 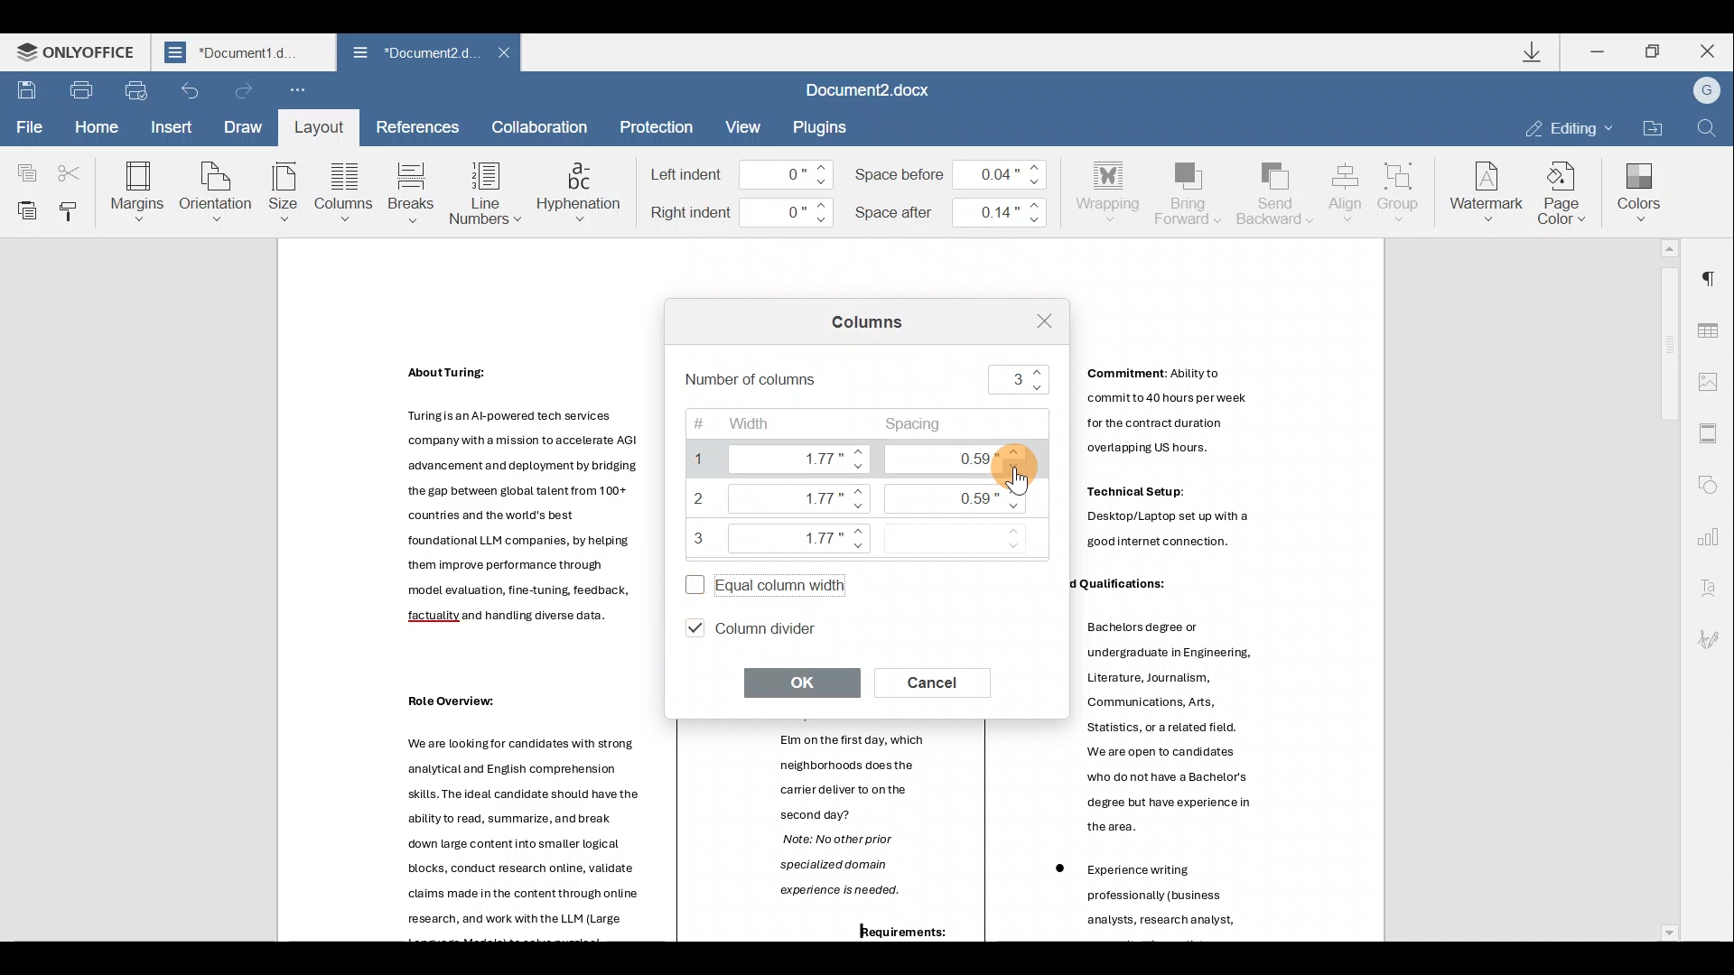 I want to click on Image settings, so click(x=1713, y=380).